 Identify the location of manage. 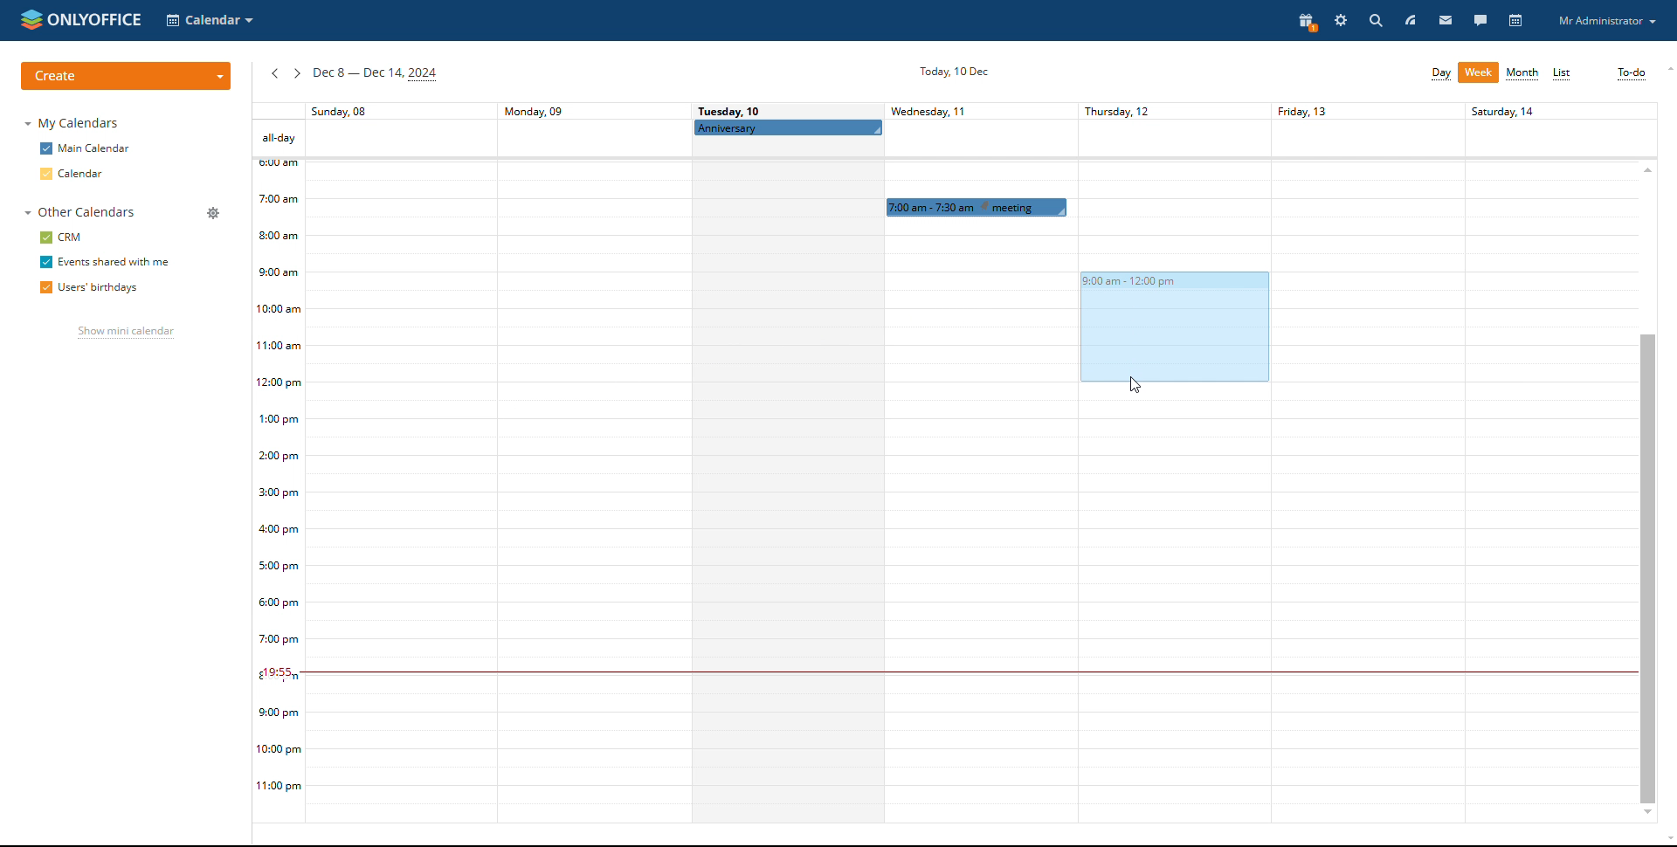
(214, 213).